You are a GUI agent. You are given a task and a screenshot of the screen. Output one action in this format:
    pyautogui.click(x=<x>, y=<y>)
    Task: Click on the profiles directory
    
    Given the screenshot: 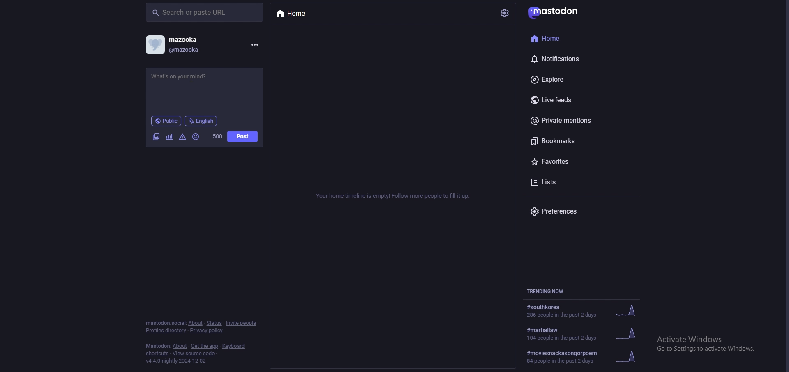 What is the action you would take?
    pyautogui.click(x=166, y=331)
    